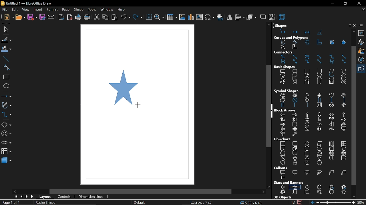 Image resolution: width=366 pixels, height=205 pixels. Describe the element at coordinates (362, 25) in the screenshot. I see `sidebar options` at that location.